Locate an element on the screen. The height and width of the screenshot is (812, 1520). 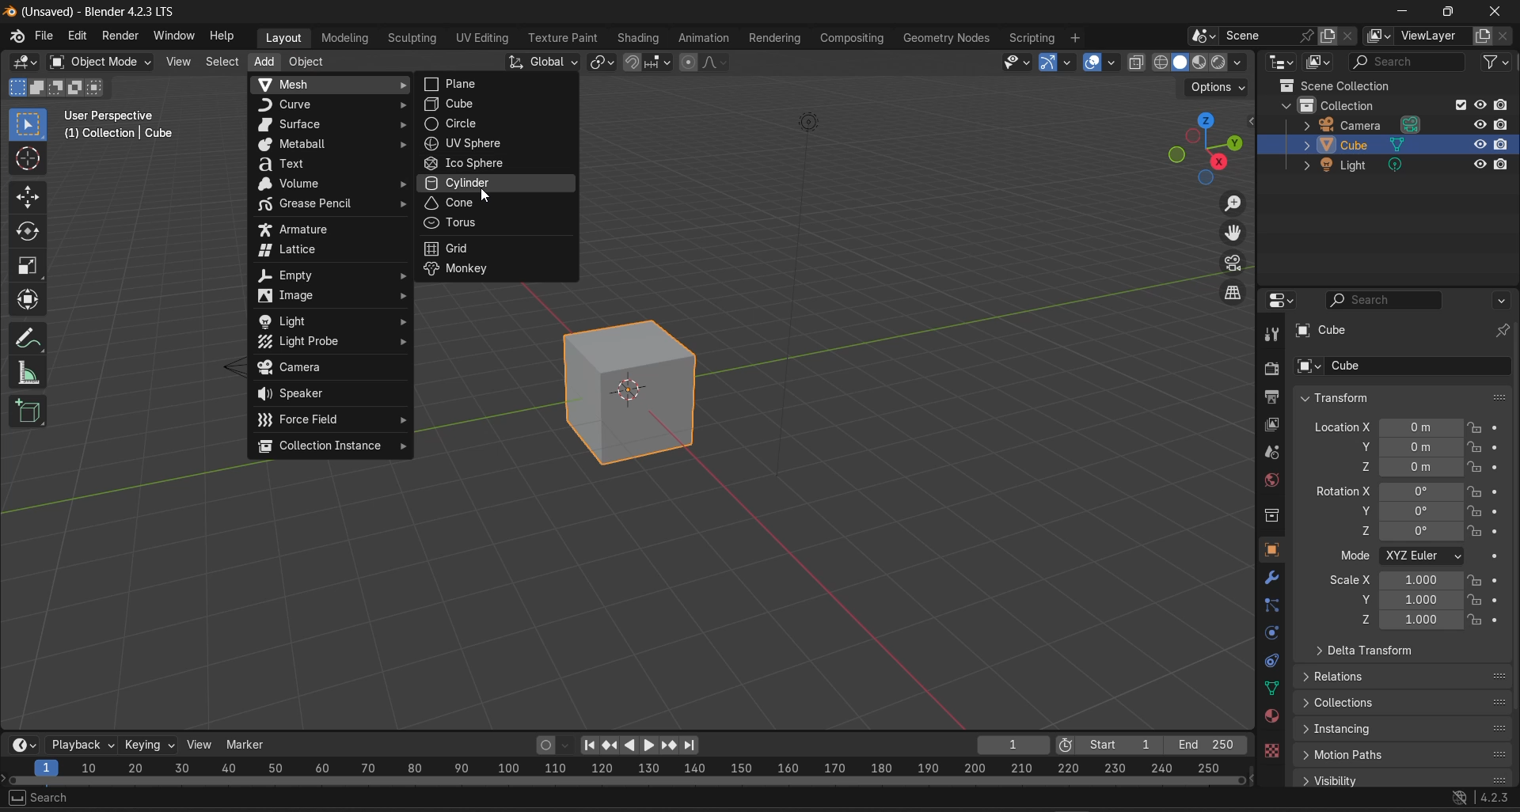
instancing is located at coordinates (1404, 728).